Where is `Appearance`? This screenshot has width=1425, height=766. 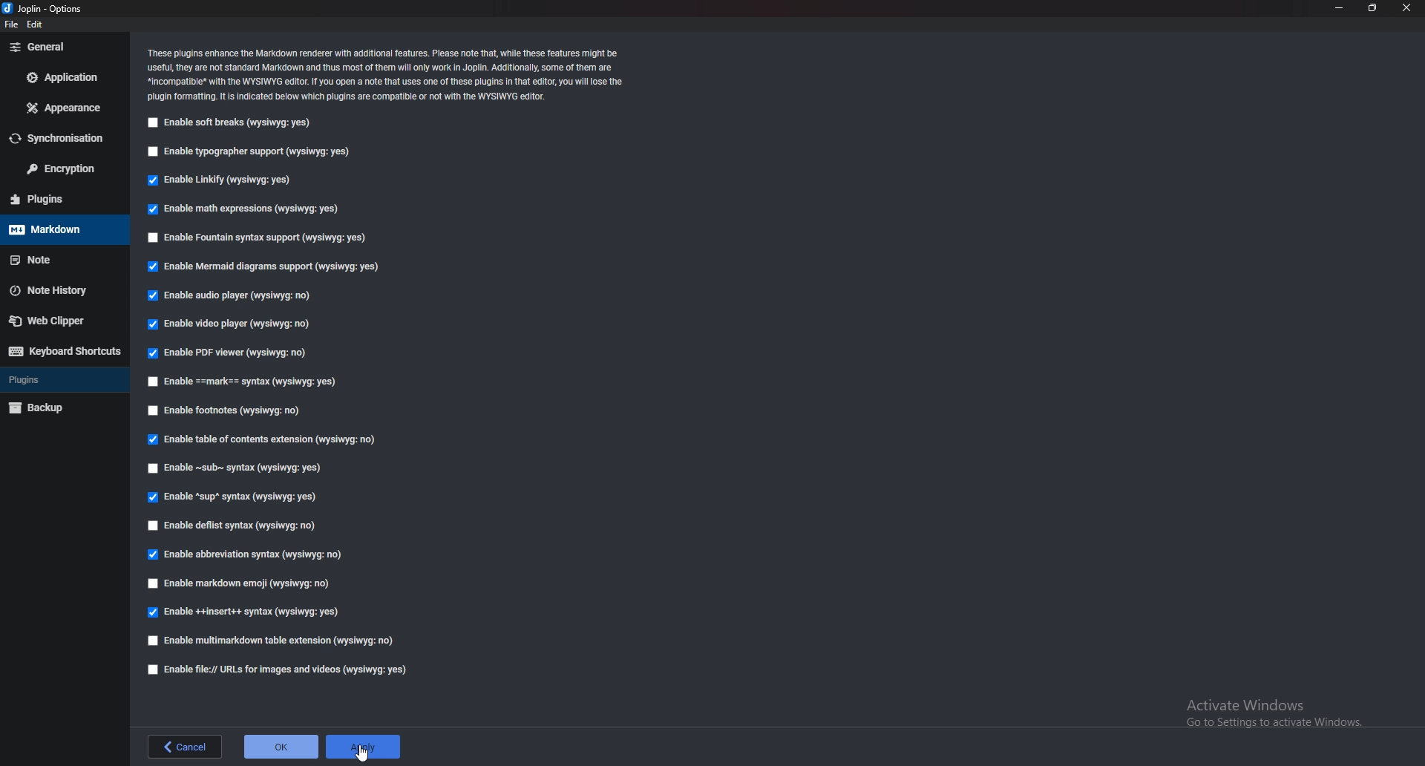
Appearance is located at coordinates (64, 107).